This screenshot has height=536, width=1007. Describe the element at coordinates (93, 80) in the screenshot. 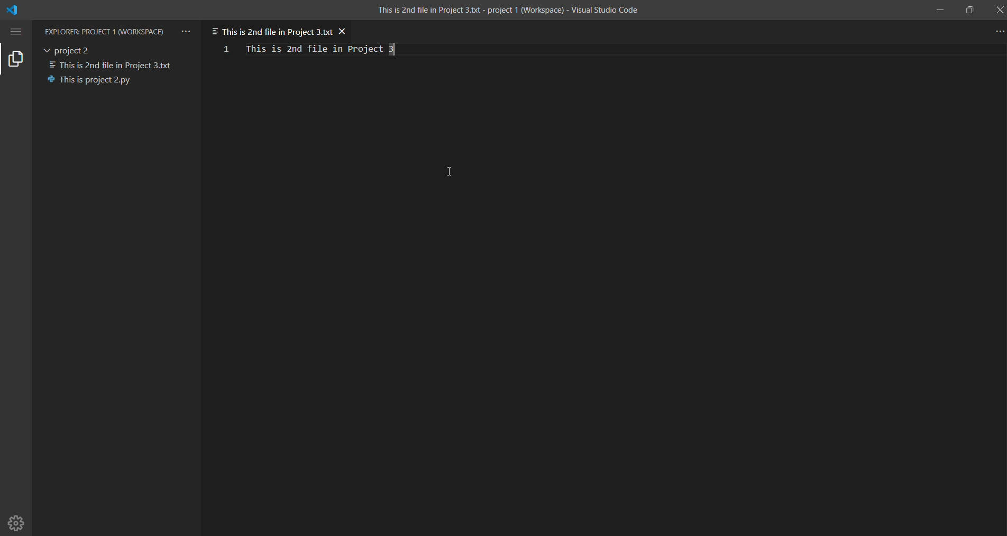

I see `This is project 2.py` at that location.